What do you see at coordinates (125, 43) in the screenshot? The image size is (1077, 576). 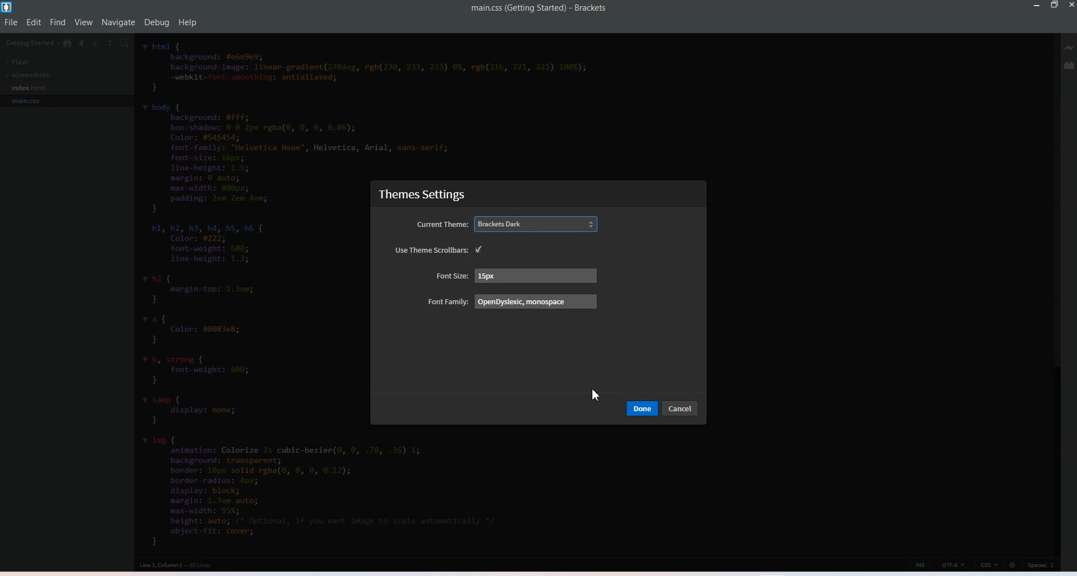 I see `Find in files` at bounding box center [125, 43].